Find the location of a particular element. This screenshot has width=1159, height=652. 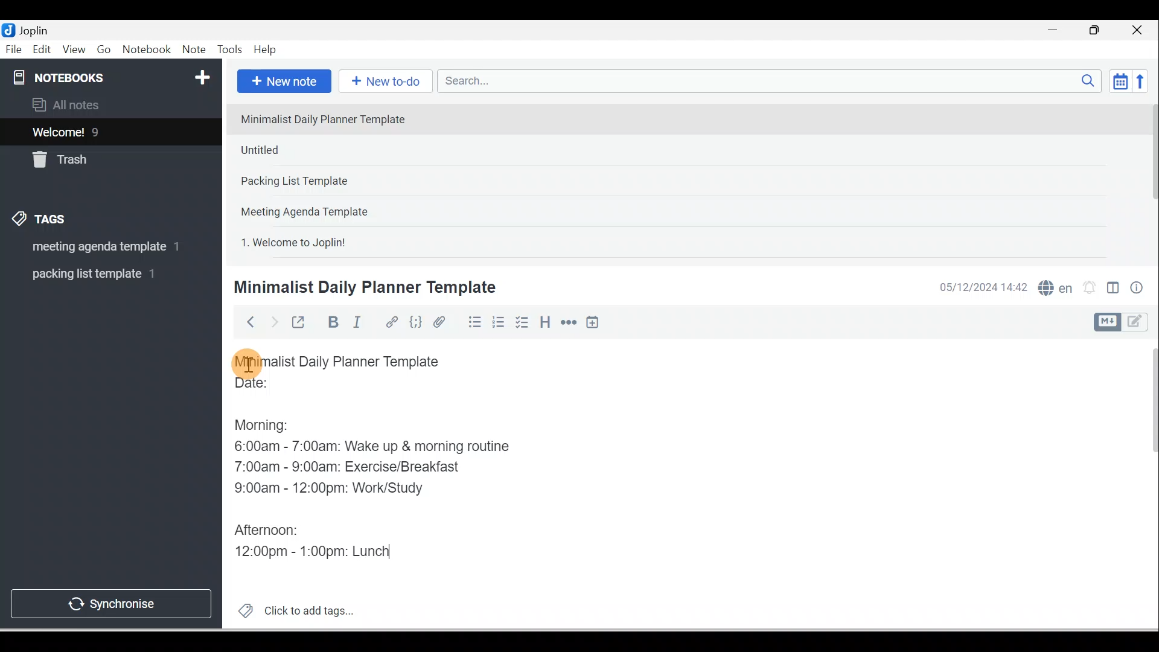

Minimise is located at coordinates (1056, 31).